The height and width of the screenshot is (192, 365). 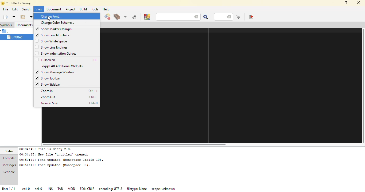 I want to click on build, so click(x=83, y=9).